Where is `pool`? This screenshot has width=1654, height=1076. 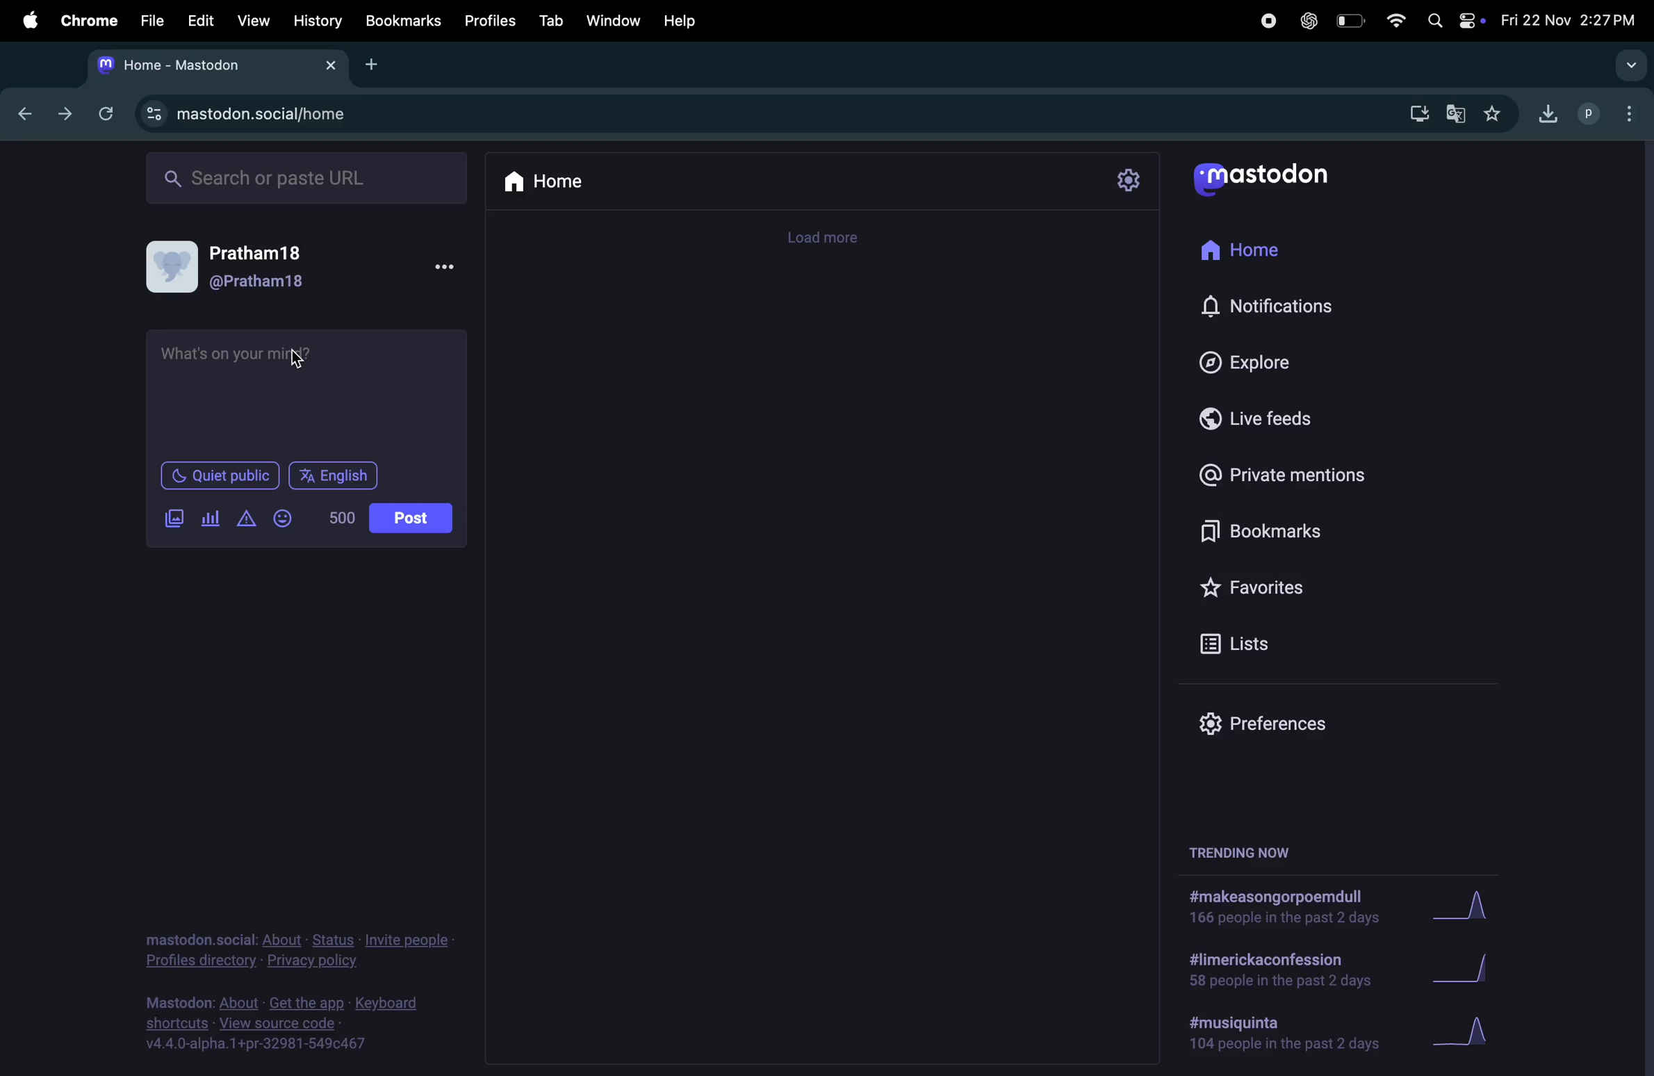 pool is located at coordinates (213, 517).